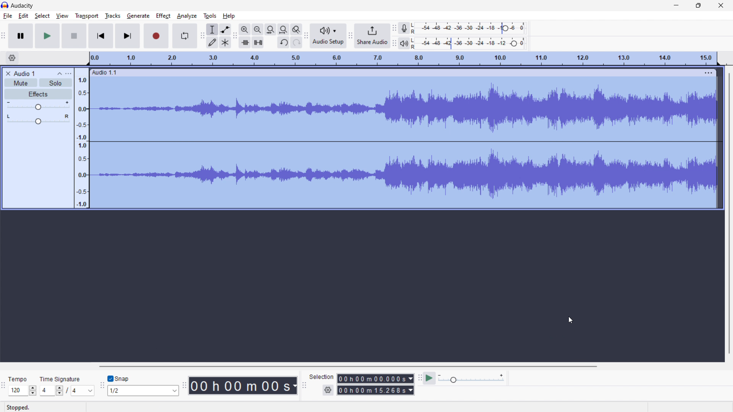 This screenshot has width=733, height=412. I want to click on settings, so click(328, 390).